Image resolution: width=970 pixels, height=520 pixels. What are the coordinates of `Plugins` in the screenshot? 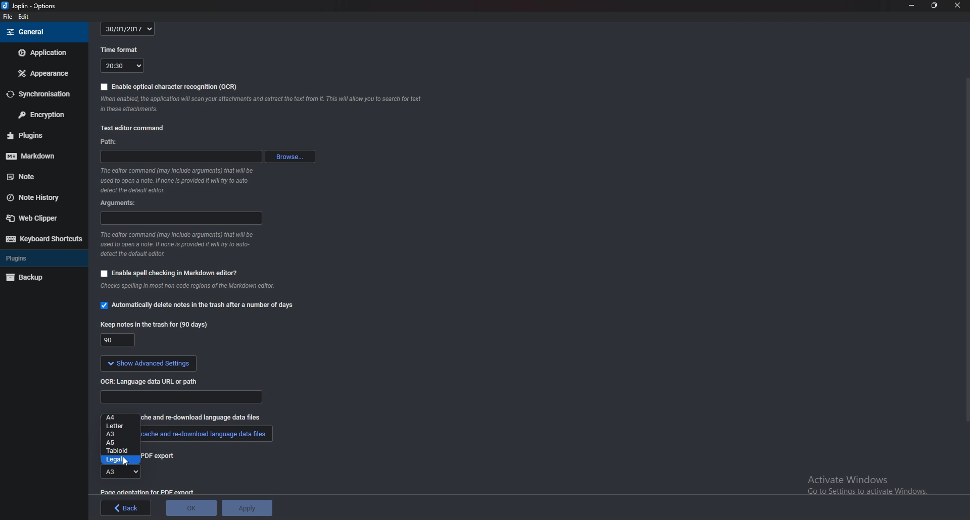 It's located at (41, 135).